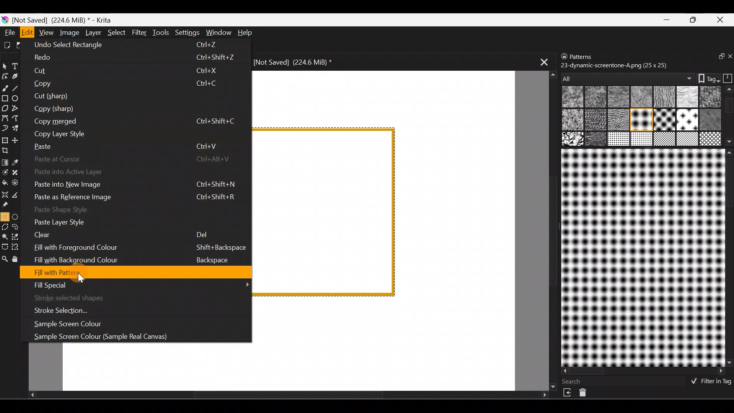  What do you see at coordinates (568, 393) in the screenshot?
I see `Import resource` at bounding box center [568, 393].